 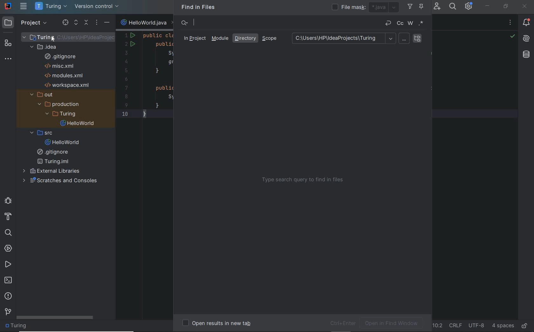 What do you see at coordinates (55, 318) in the screenshot?
I see `scrollbar` at bounding box center [55, 318].